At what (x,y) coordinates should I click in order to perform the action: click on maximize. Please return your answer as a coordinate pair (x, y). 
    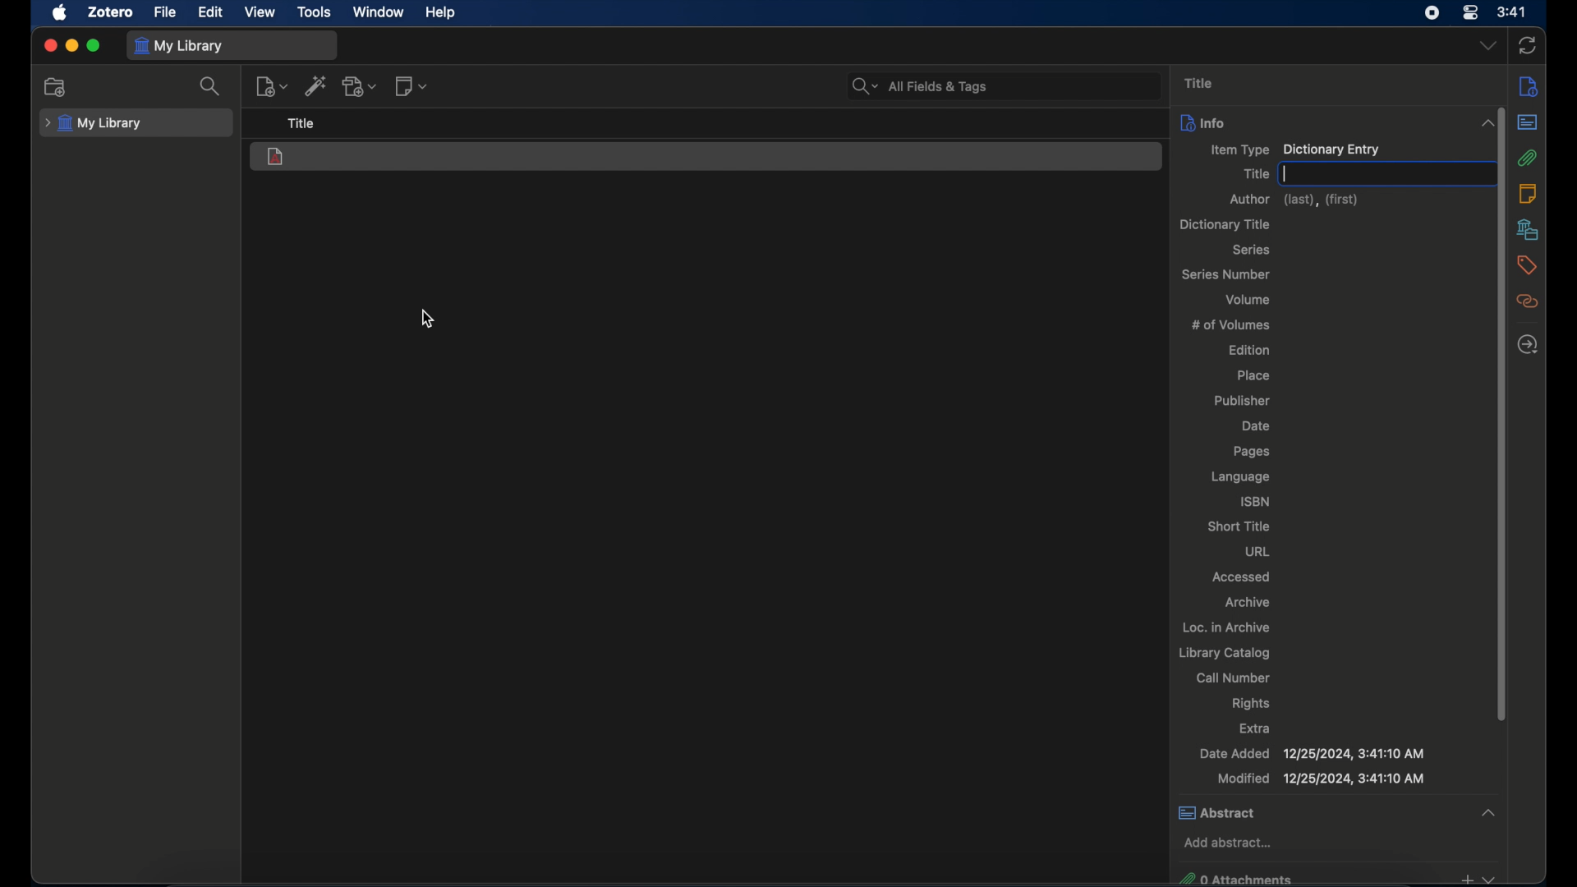
    Looking at the image, I should click on (94, 46).